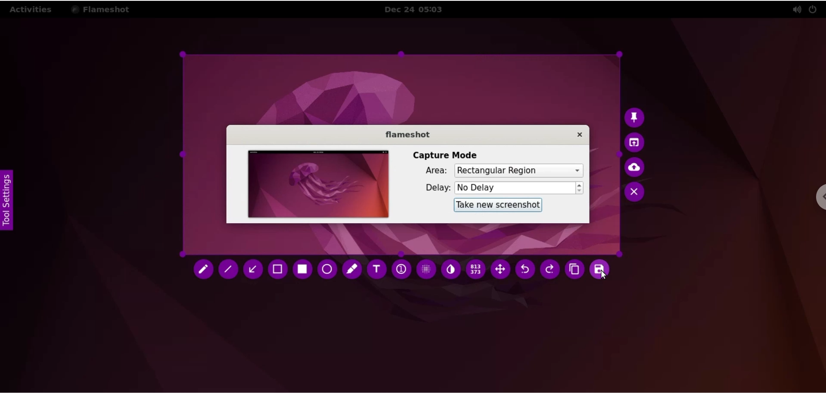 The width and height of the screenshot is (826, 393). I want to click on x and y coordinates, so click(477, 270).